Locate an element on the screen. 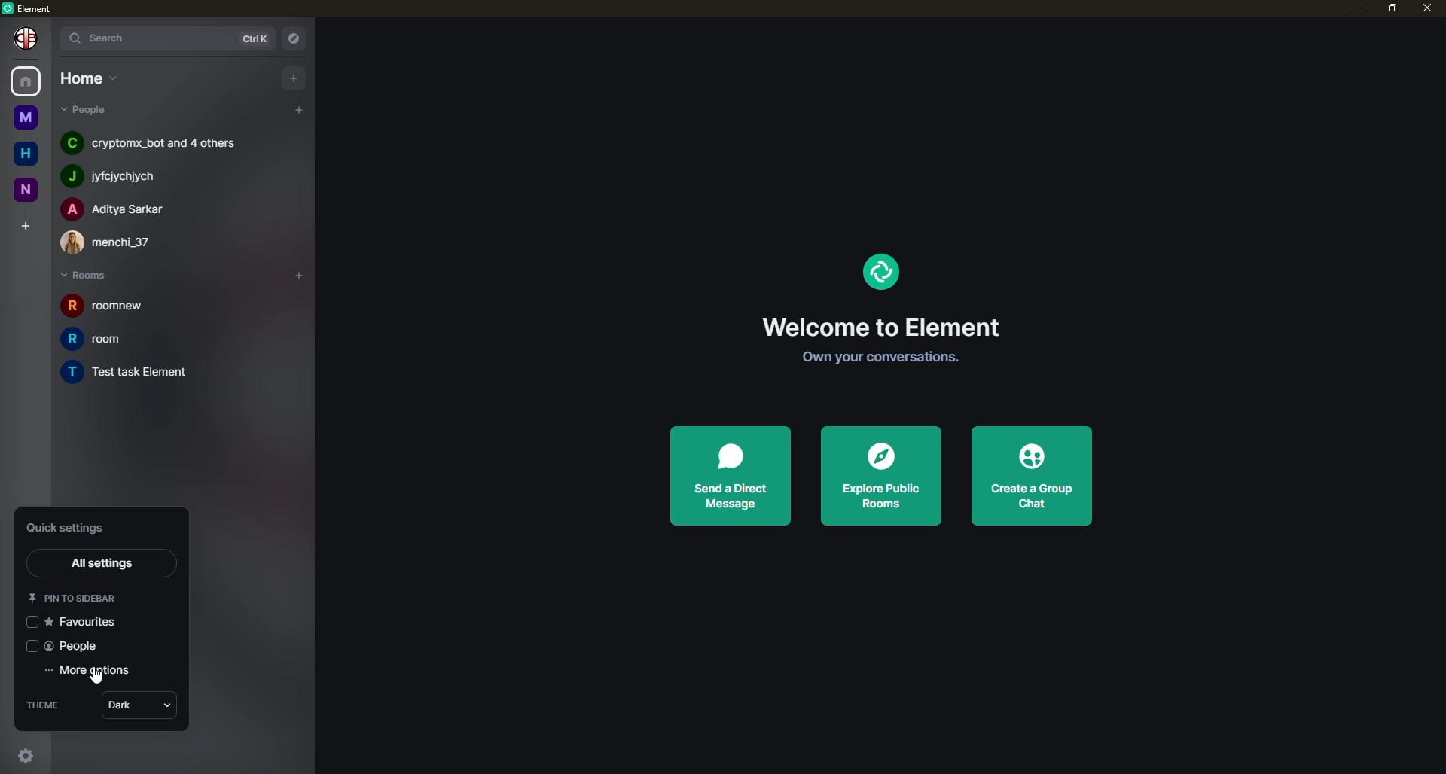 Image resolution: width=1446 pixels, height=774 pixels. navigator is located at coordinates (297, 37).